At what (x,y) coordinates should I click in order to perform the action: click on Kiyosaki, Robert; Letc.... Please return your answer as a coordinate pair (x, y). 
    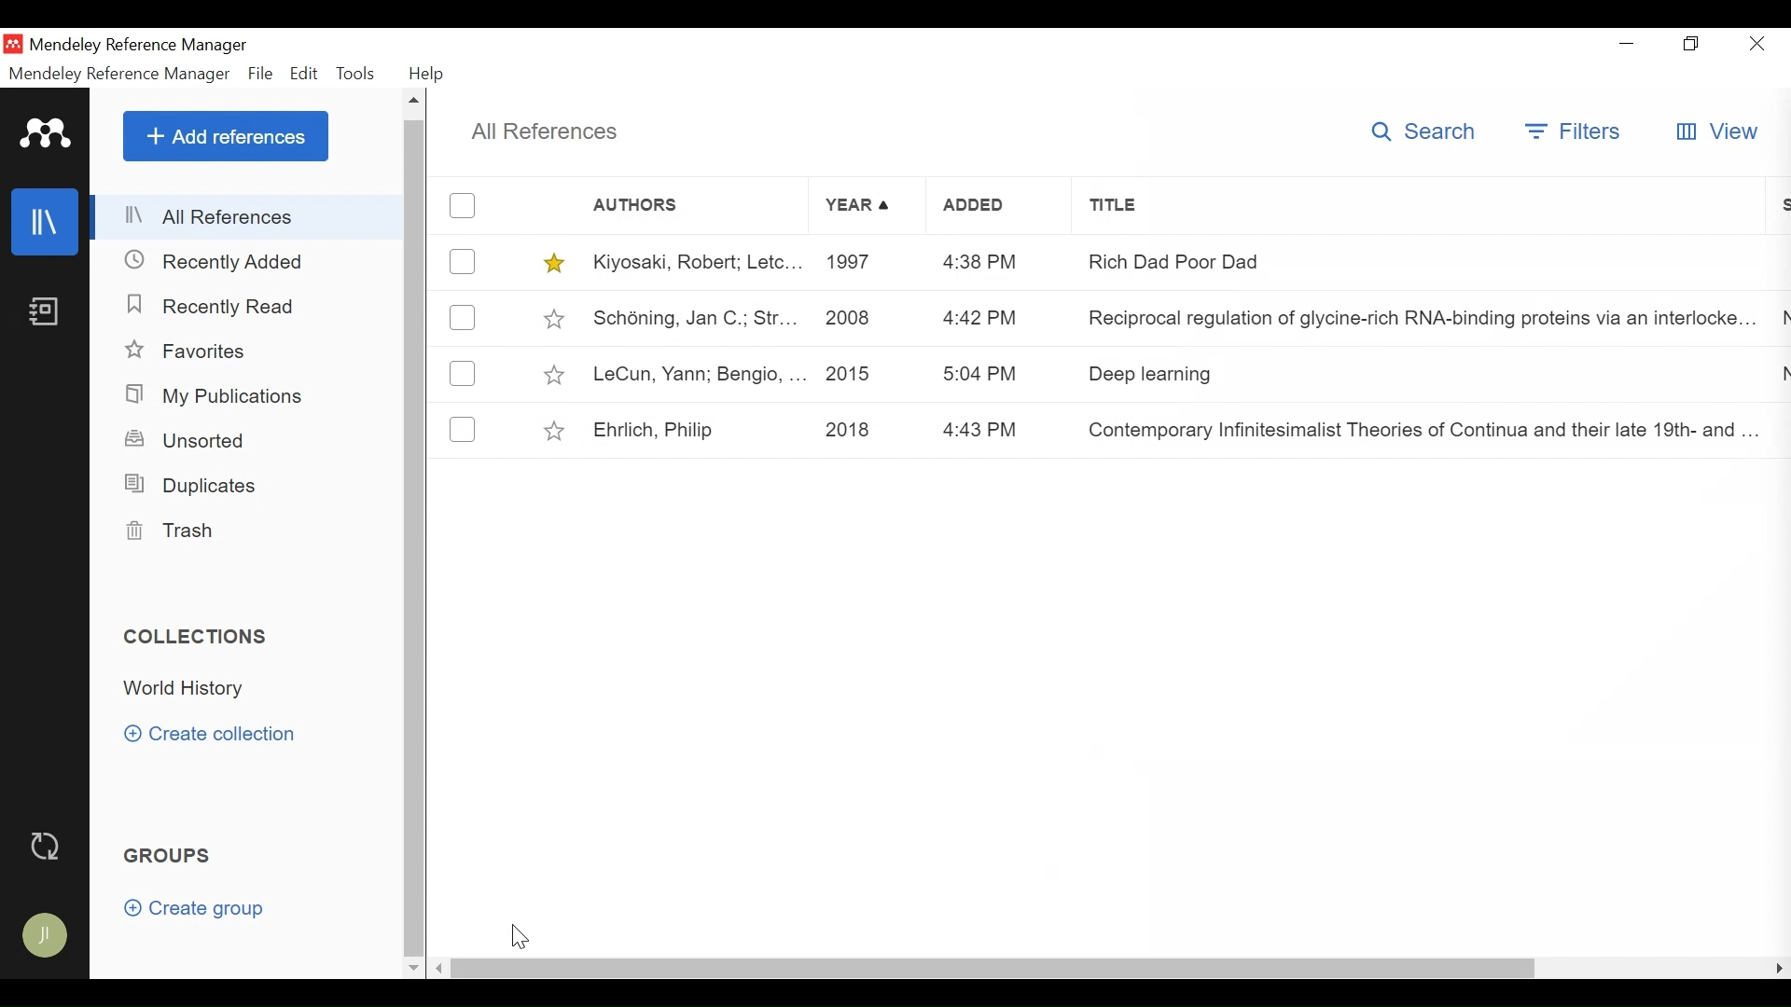
    Looking at the image, I should click on (695, 263).